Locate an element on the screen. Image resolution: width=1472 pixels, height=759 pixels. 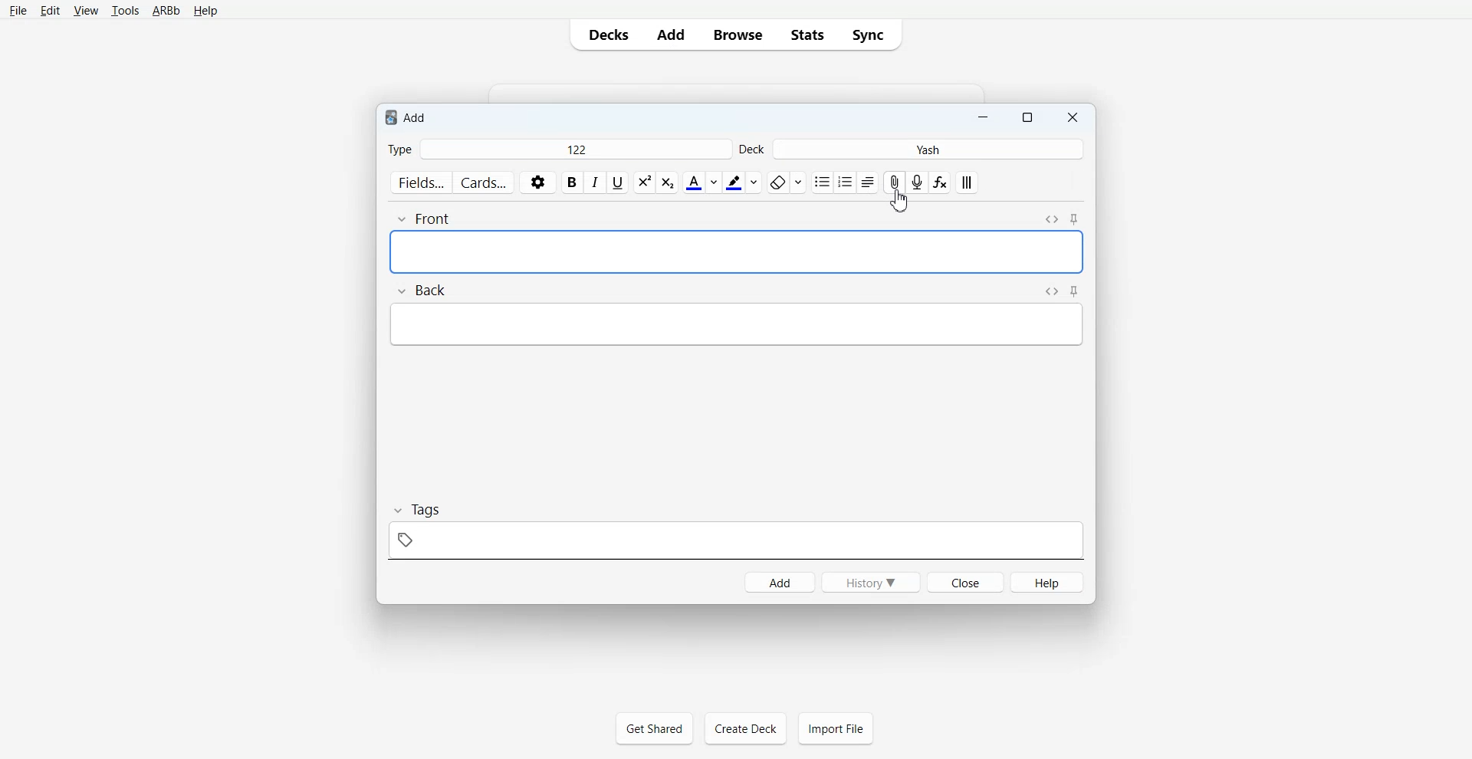
Toggle HTML Editor is located at coordinates (1052, 219).